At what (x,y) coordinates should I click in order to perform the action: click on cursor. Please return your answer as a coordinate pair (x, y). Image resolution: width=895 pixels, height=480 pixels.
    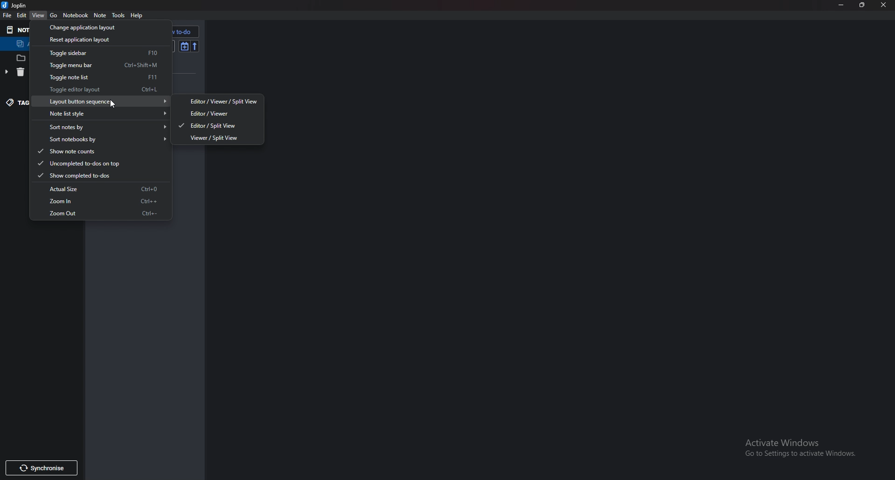
    Looking at the image, I should click on (114, 103).